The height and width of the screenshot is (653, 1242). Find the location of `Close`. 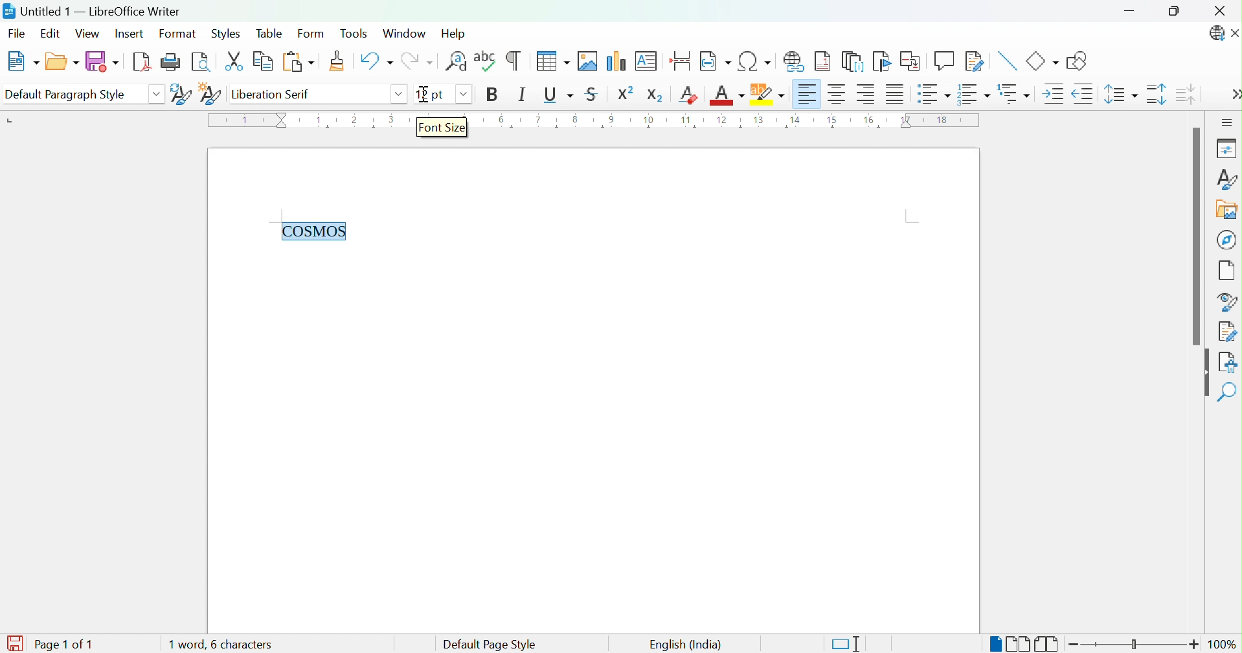

Close is located at coordinates (1223, 10).